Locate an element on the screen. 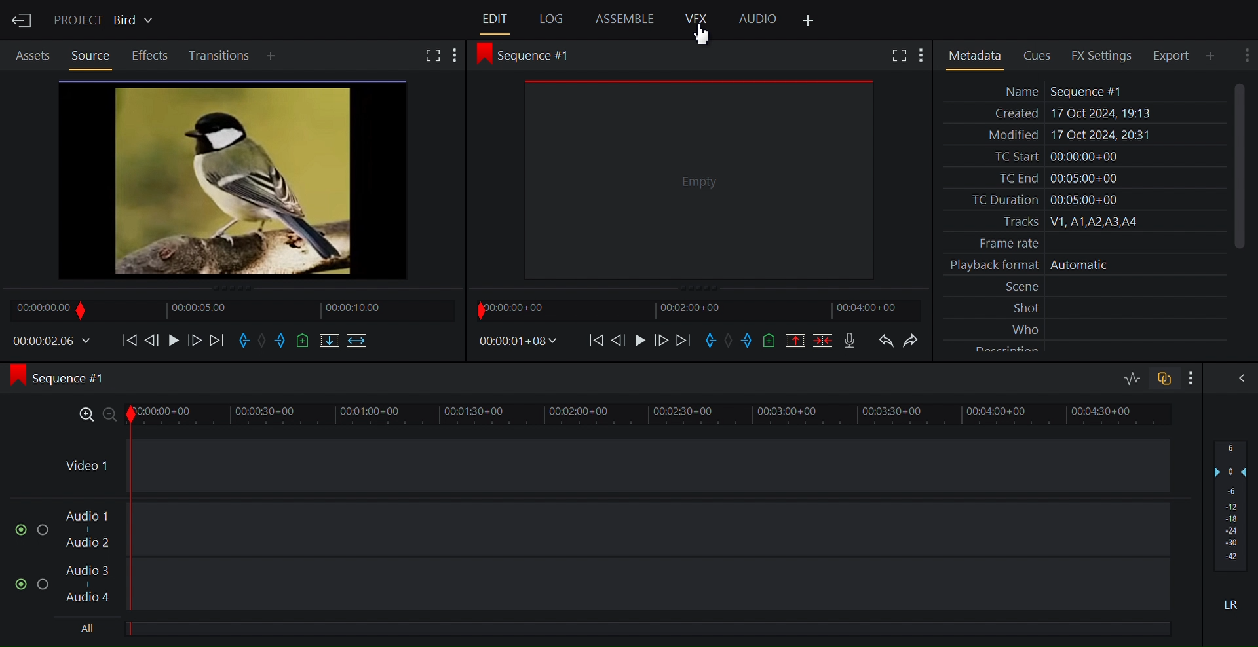  Replace into the target sequence is located at coordinates (330, 342).